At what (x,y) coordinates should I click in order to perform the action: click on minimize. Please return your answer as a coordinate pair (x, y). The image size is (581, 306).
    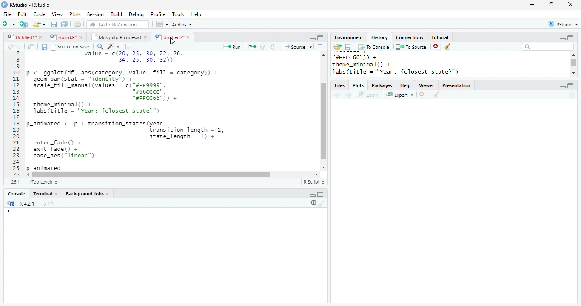
    Looking at the image, I should click on (562, 39).